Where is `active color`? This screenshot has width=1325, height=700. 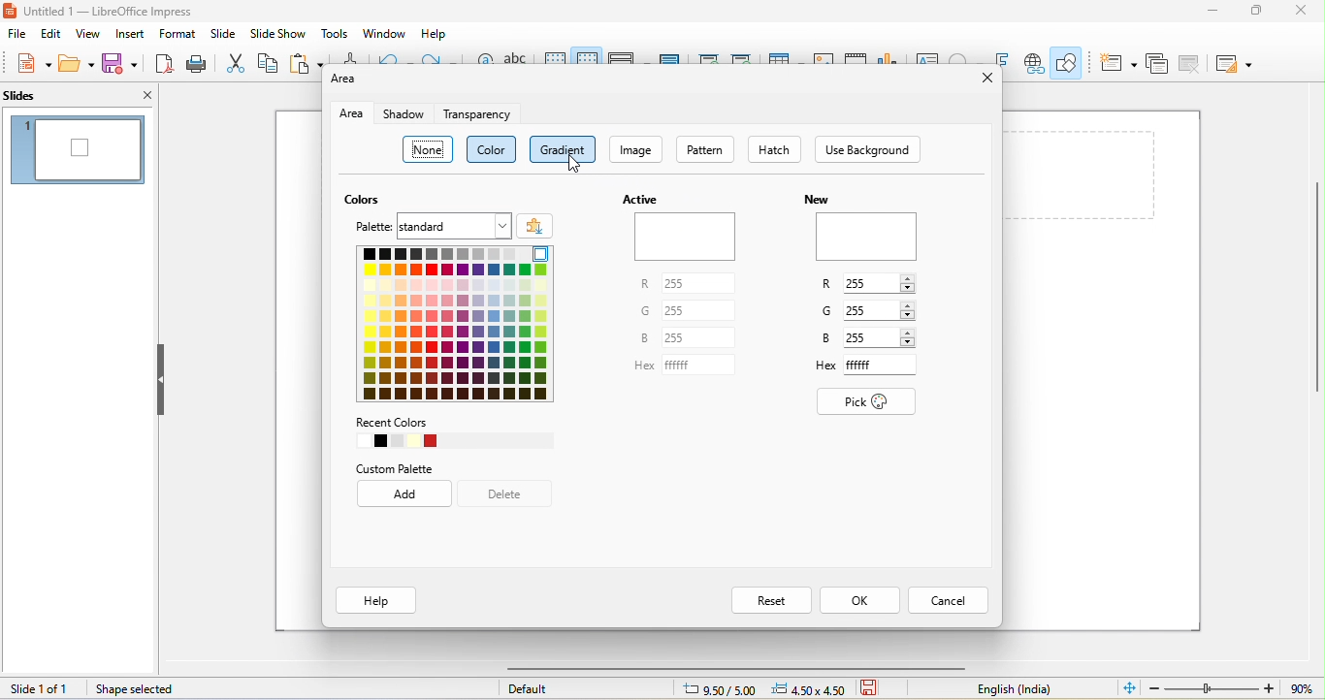 active color is located at coordinates (690, 238).